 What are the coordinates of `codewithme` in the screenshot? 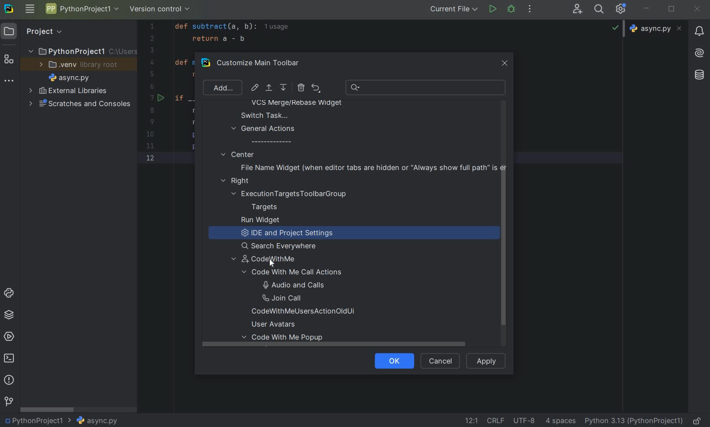 It's located at (270, 260).